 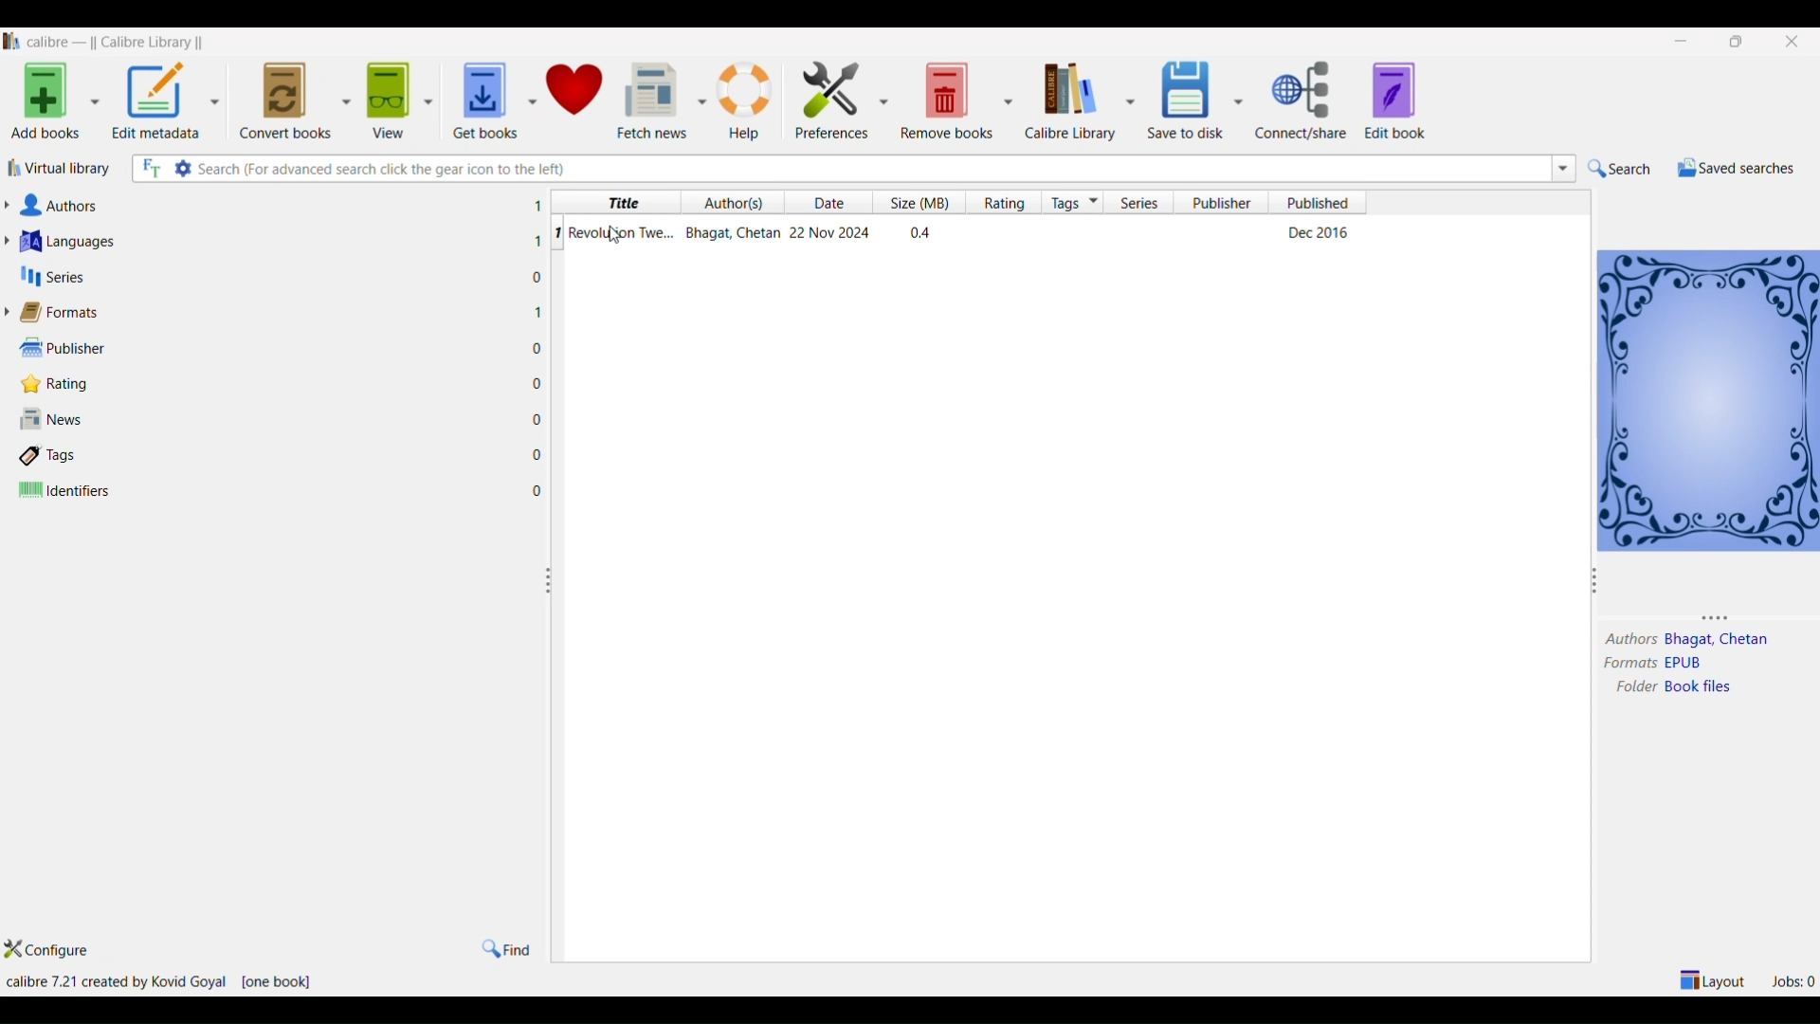 I want to click on number of books, so click(x=280, y=984).